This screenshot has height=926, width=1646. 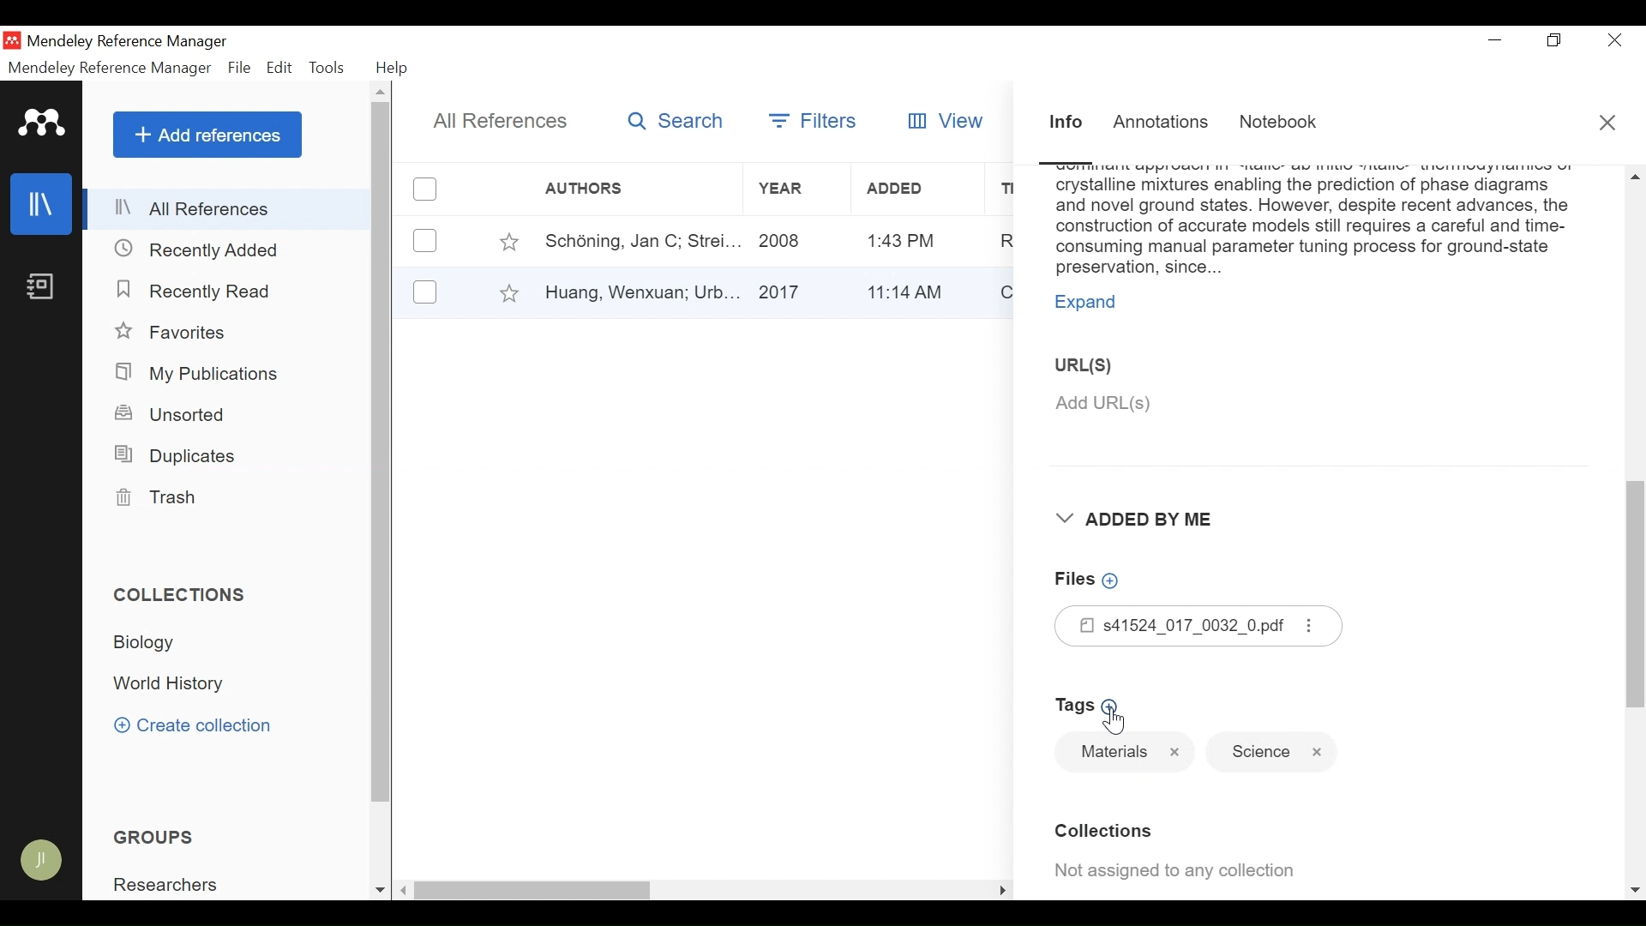 I want to click on All References, so click(x=498, y=123).